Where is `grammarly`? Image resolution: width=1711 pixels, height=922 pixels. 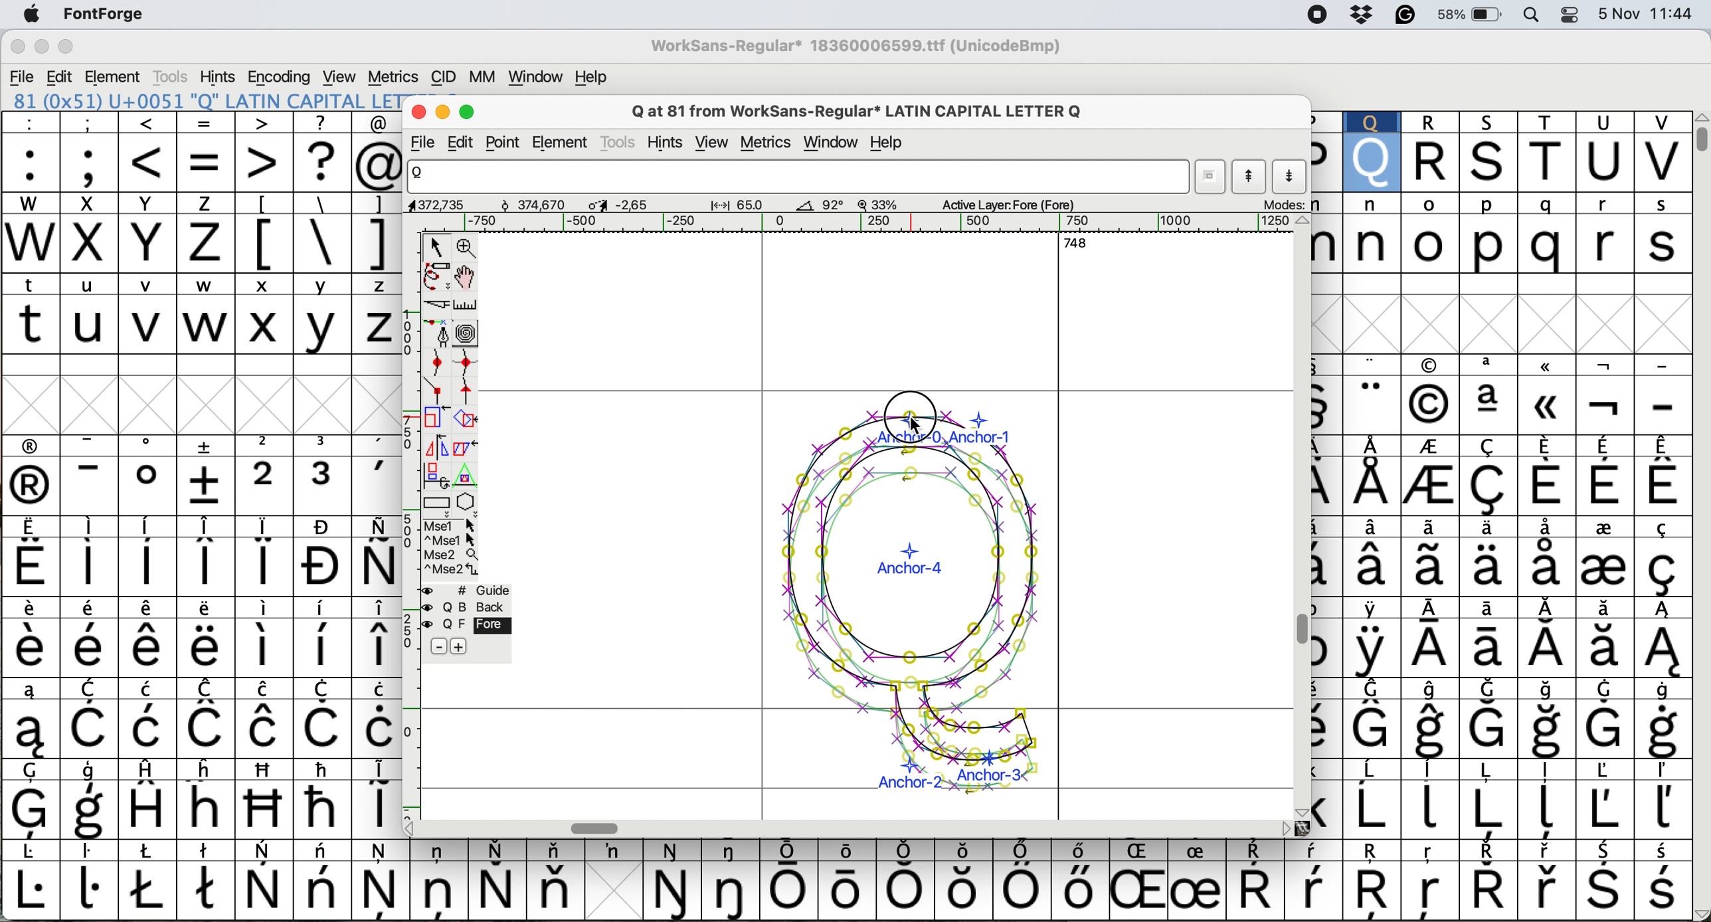 grammarly is located at coordinates (1405, 16).